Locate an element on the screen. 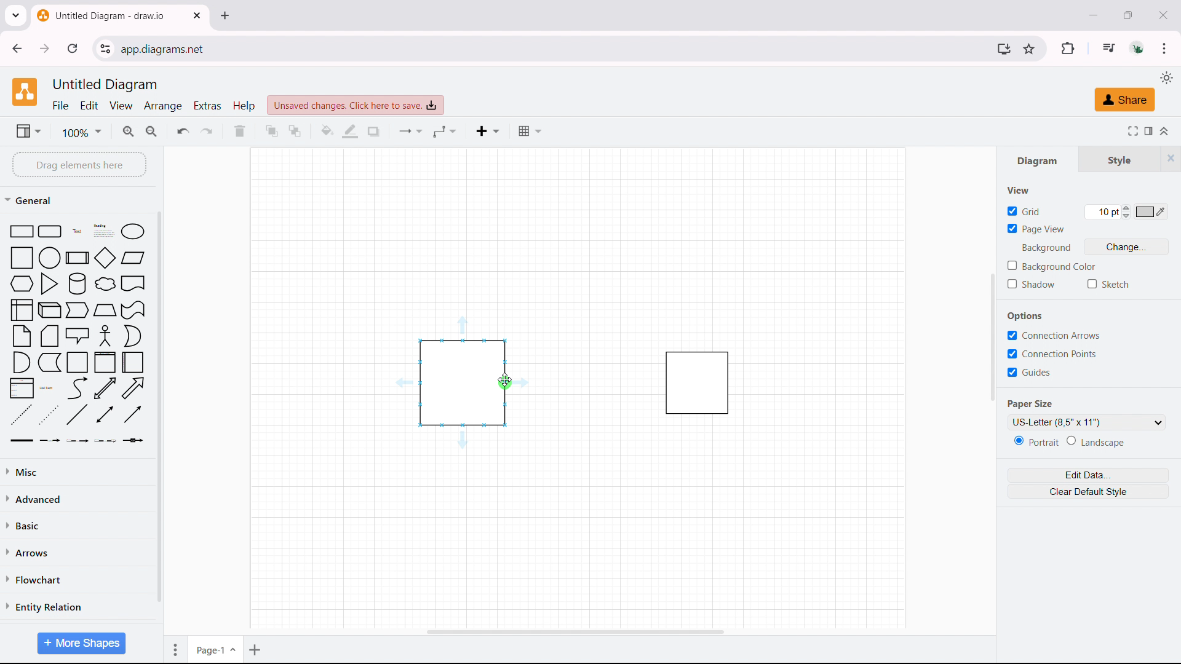 This screenshot has width=1181, height=664. arrows is located at coordinates (77, 551).